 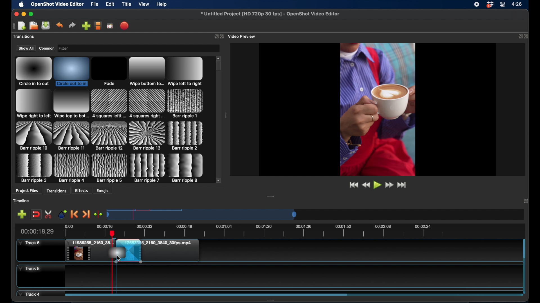 I want to click on scroll up arrow, so click(x=219, y=58).